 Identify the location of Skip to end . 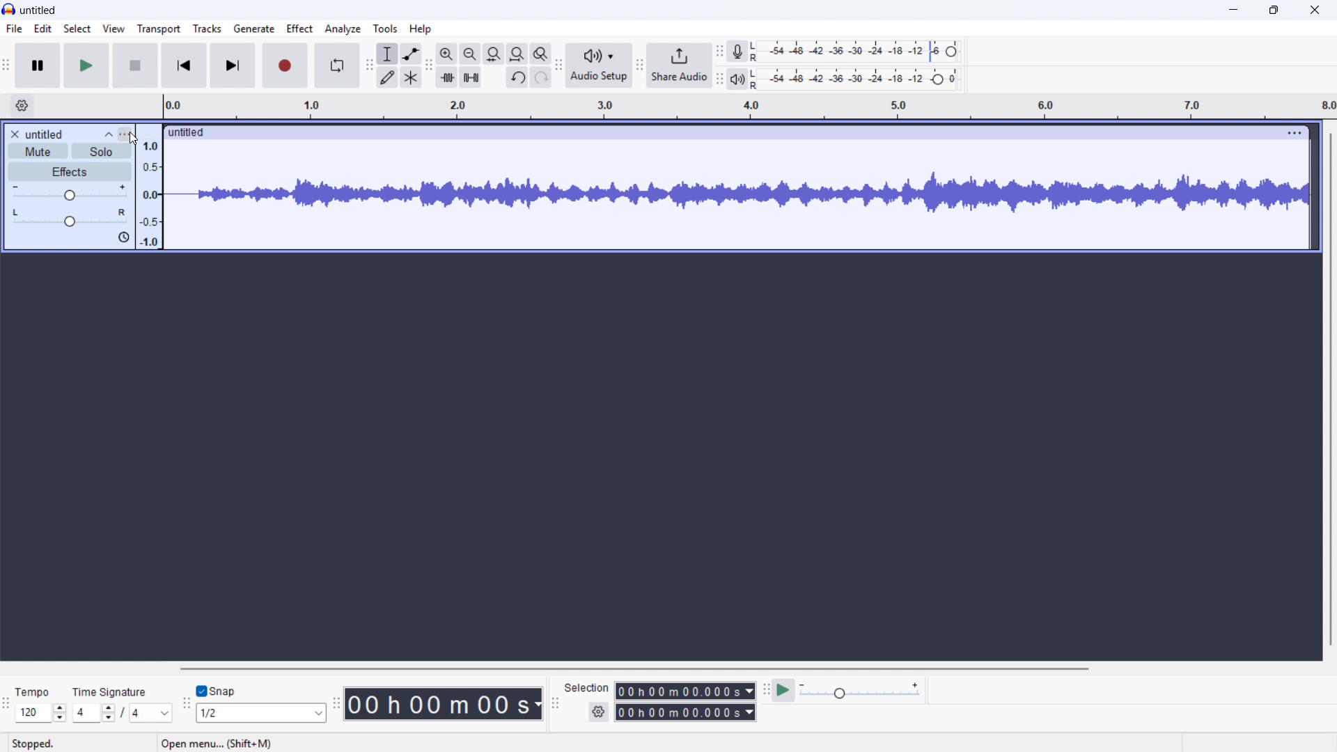
(233, 66).